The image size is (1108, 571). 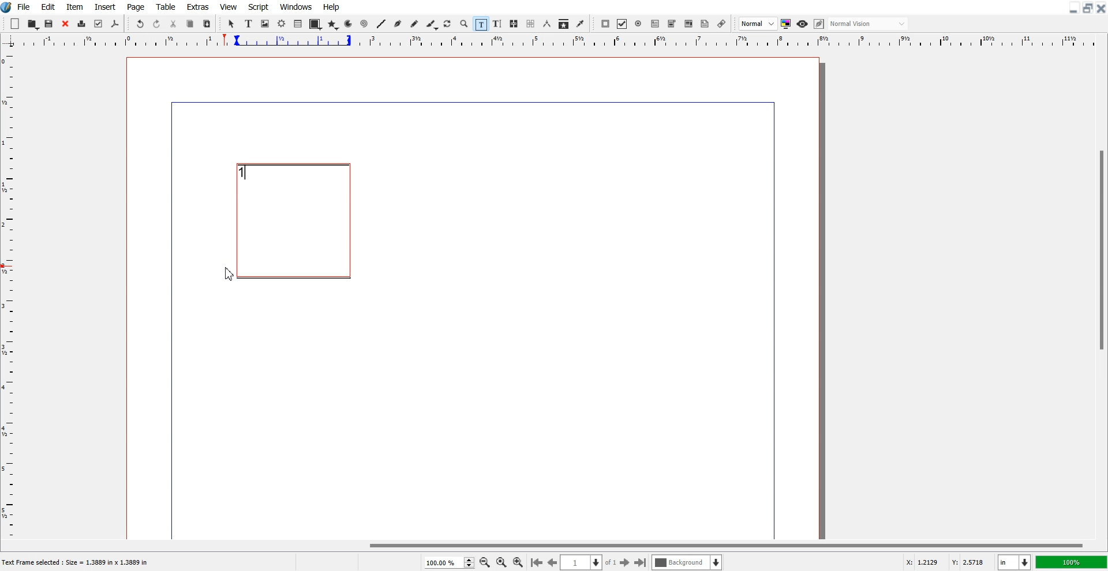 I want to click on Select Zoom Level, so click(x=450, y=562).